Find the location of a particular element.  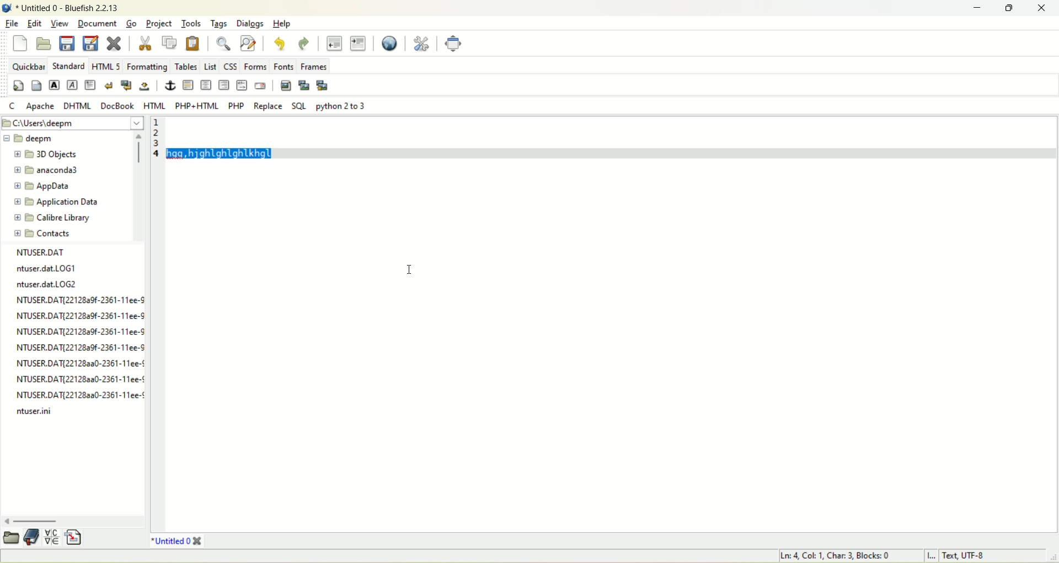

copy is located at coordinates (171, 42).